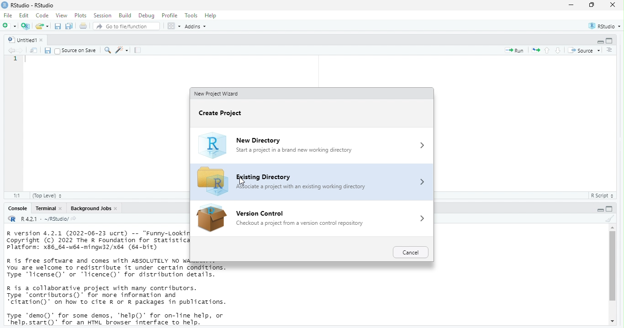 Image resolution: width=624 pixels, height=328 pixels. Describe the element at coordinates (102, 16) in the screenshot. I see `session` at that location.